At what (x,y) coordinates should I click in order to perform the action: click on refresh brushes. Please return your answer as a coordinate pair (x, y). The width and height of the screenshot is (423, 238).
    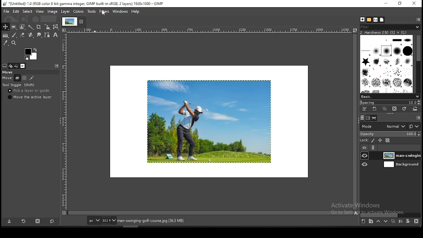
    Looking at the image, I should click on (405, 109).